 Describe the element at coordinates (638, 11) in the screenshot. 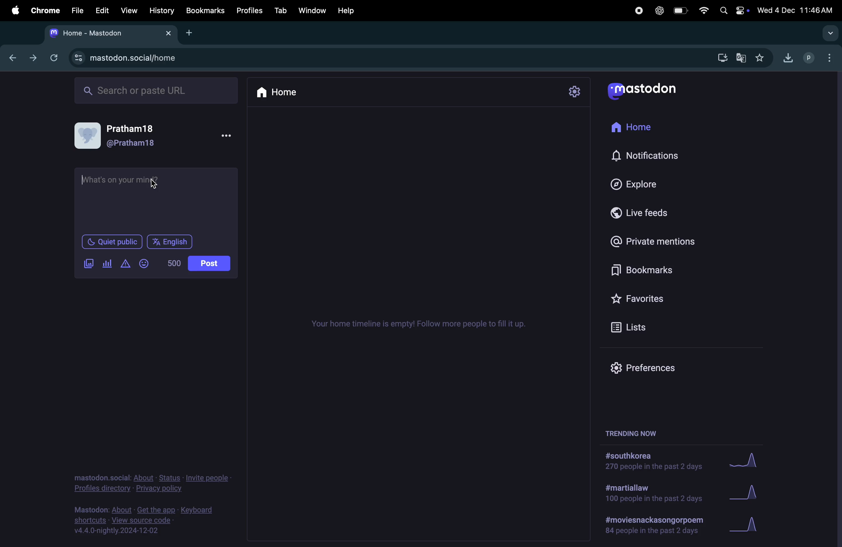

I see `record` at that location.